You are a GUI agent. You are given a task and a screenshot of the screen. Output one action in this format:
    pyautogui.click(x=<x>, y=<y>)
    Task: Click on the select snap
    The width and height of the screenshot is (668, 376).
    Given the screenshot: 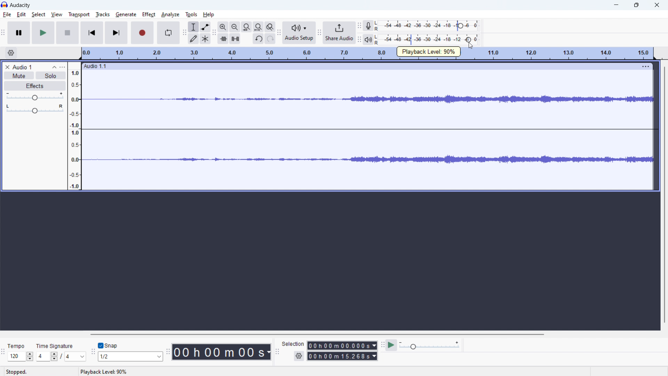 What is the action you would take?
    pyautogui.click(x=130, y=356)
    